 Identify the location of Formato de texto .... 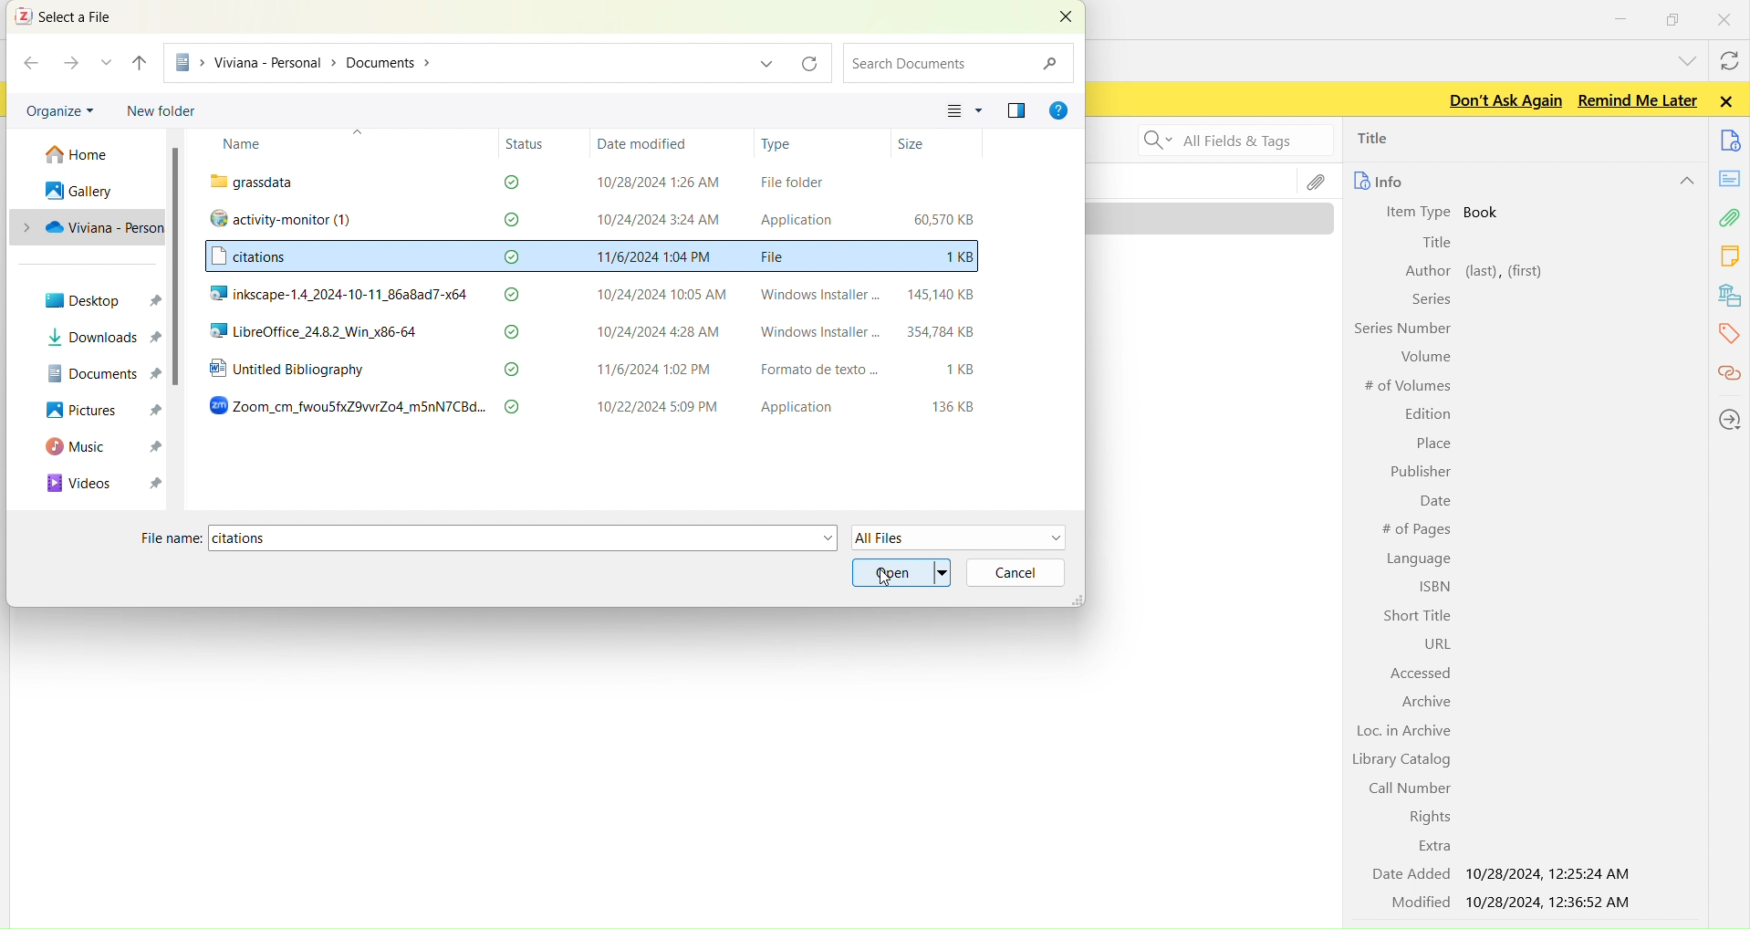
(817, 370).